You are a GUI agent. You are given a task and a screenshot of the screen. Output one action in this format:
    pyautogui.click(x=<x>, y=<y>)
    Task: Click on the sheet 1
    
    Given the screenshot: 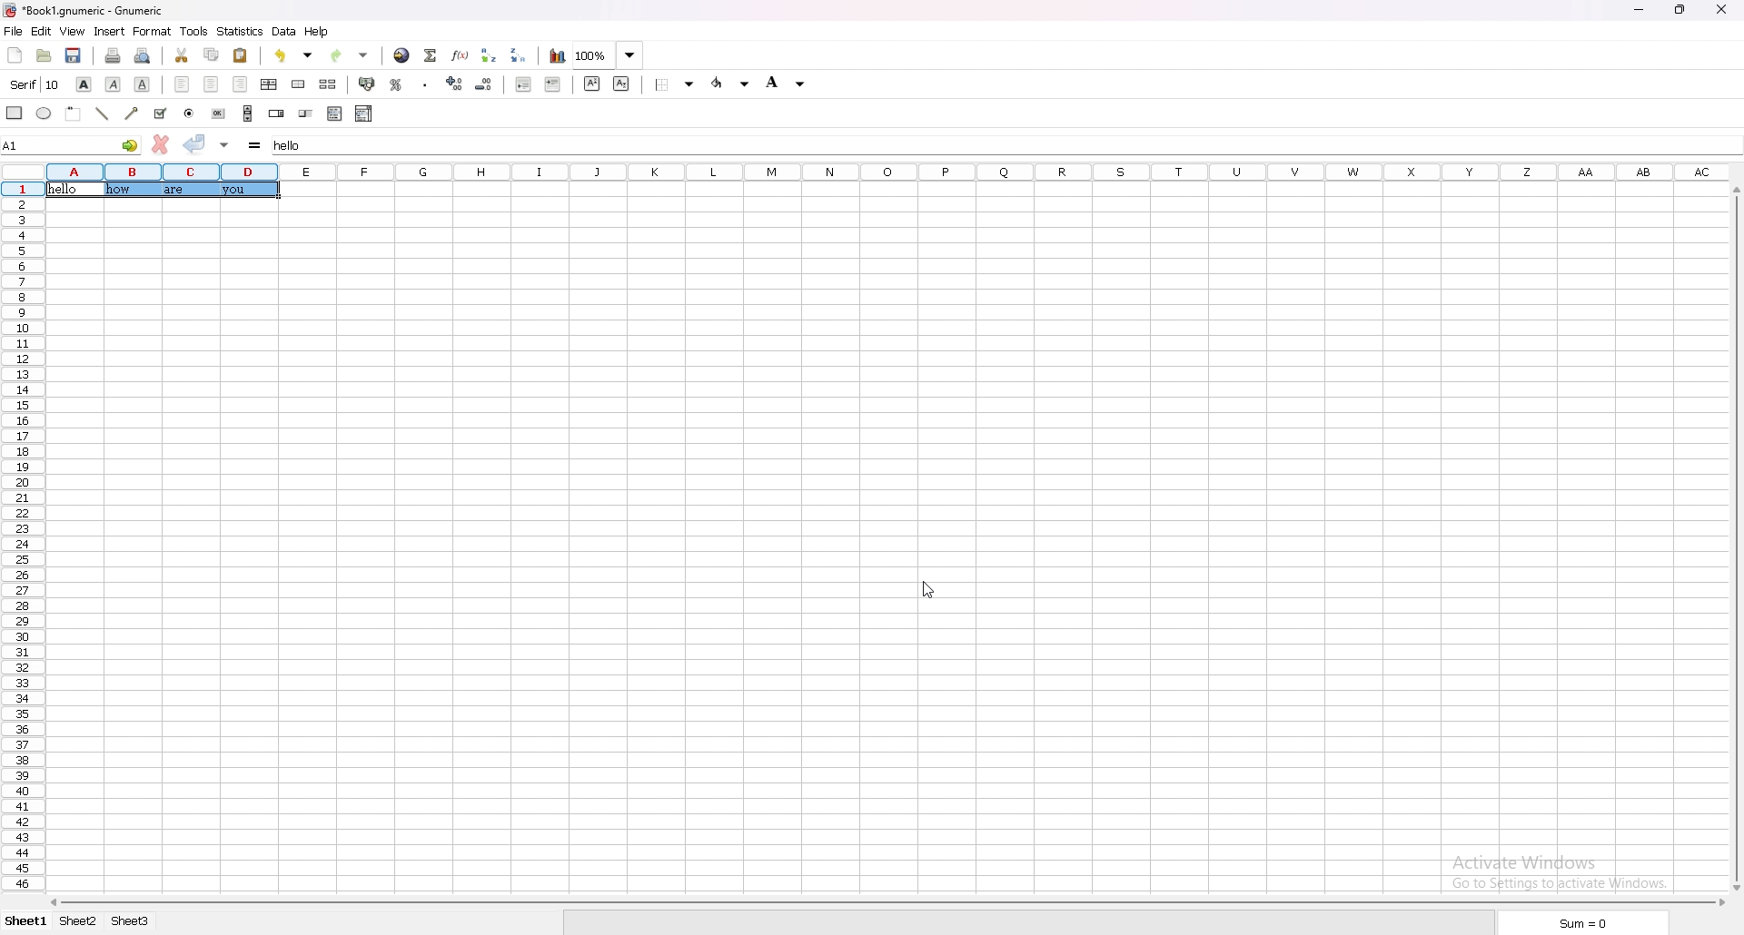 What is the action you would take?
    pyautogui.click(x=25, y=923)
    